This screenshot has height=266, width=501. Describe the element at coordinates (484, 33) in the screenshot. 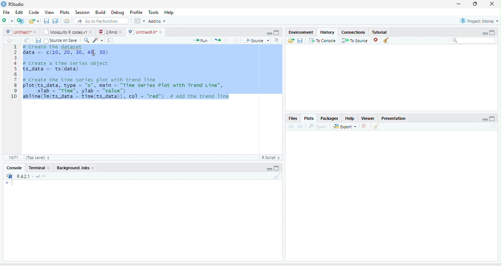

I see `Minimize` at that location.